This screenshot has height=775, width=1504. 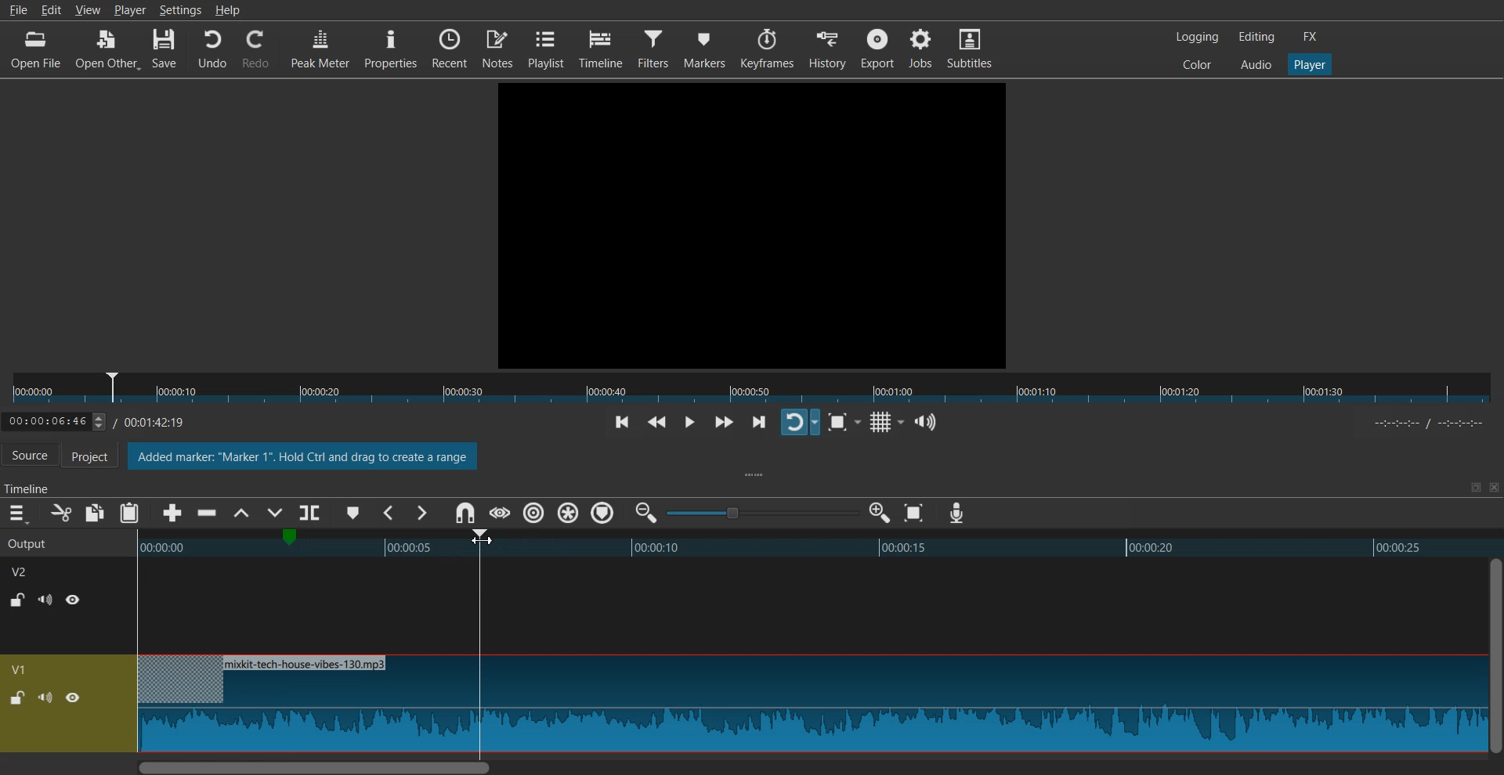 I want to click on Edit, so click(x=55, y=10).